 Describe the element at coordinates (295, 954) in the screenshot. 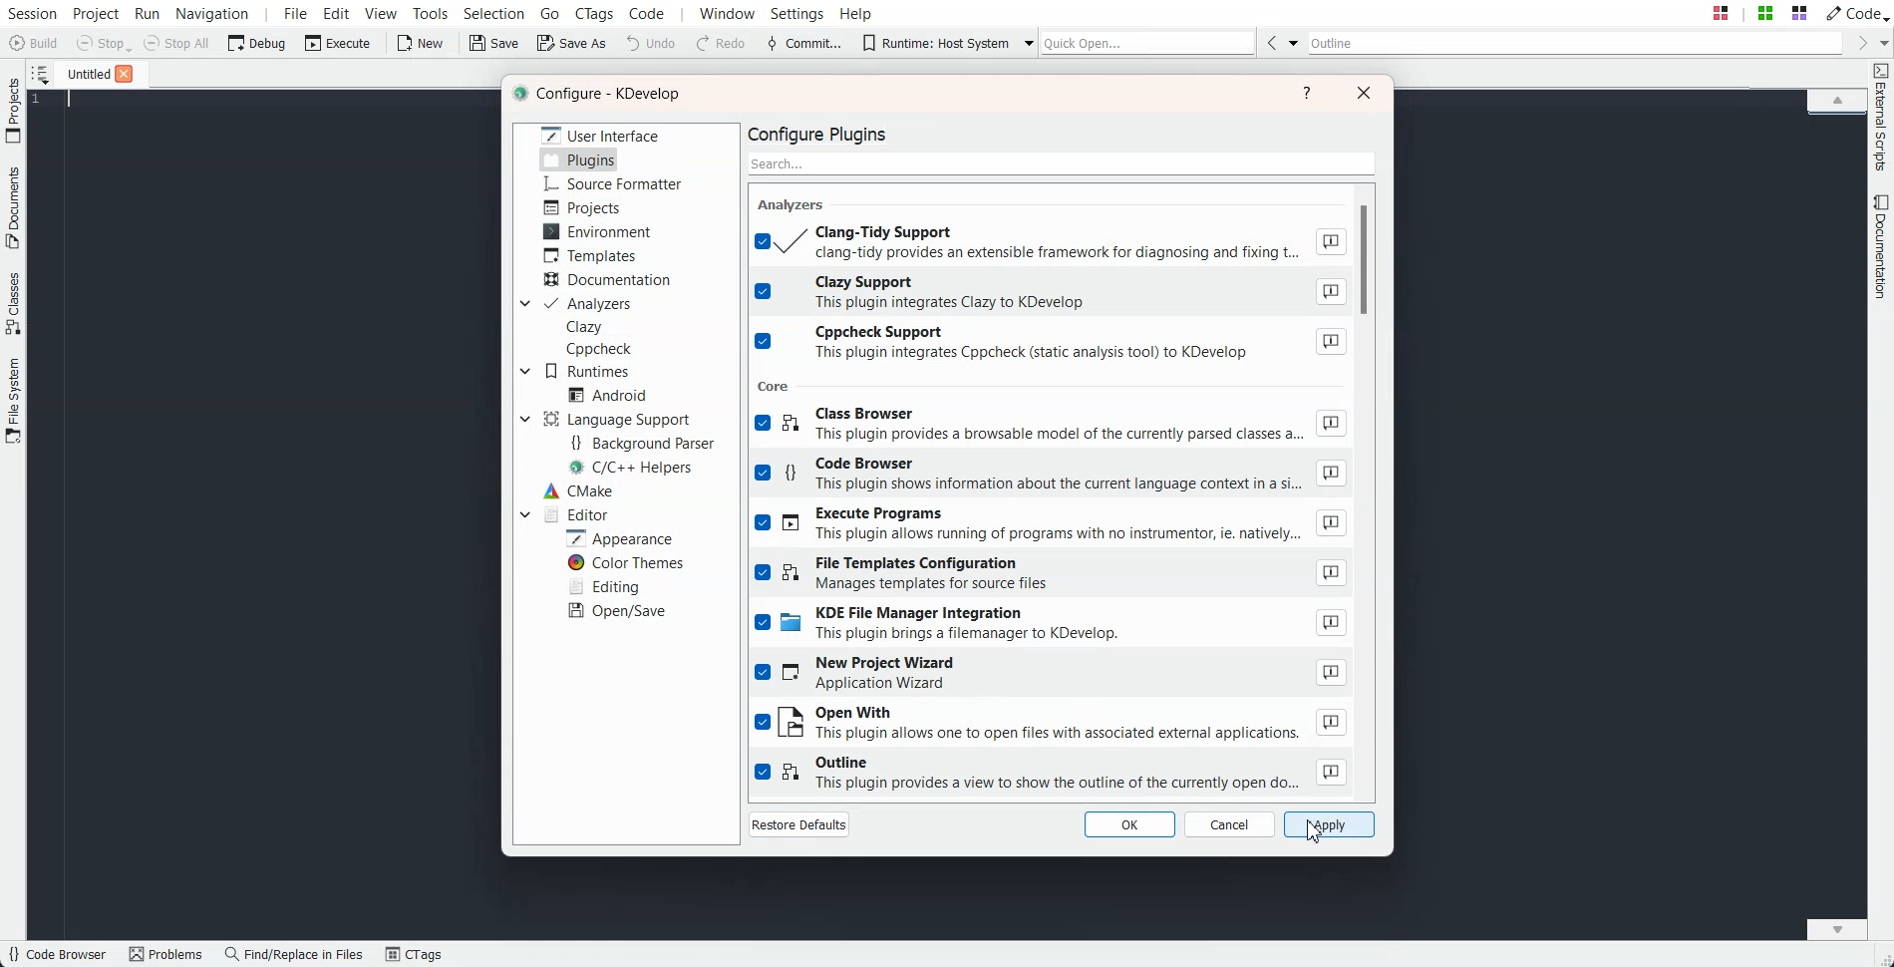

I see `Find/Replace in files` at that location.